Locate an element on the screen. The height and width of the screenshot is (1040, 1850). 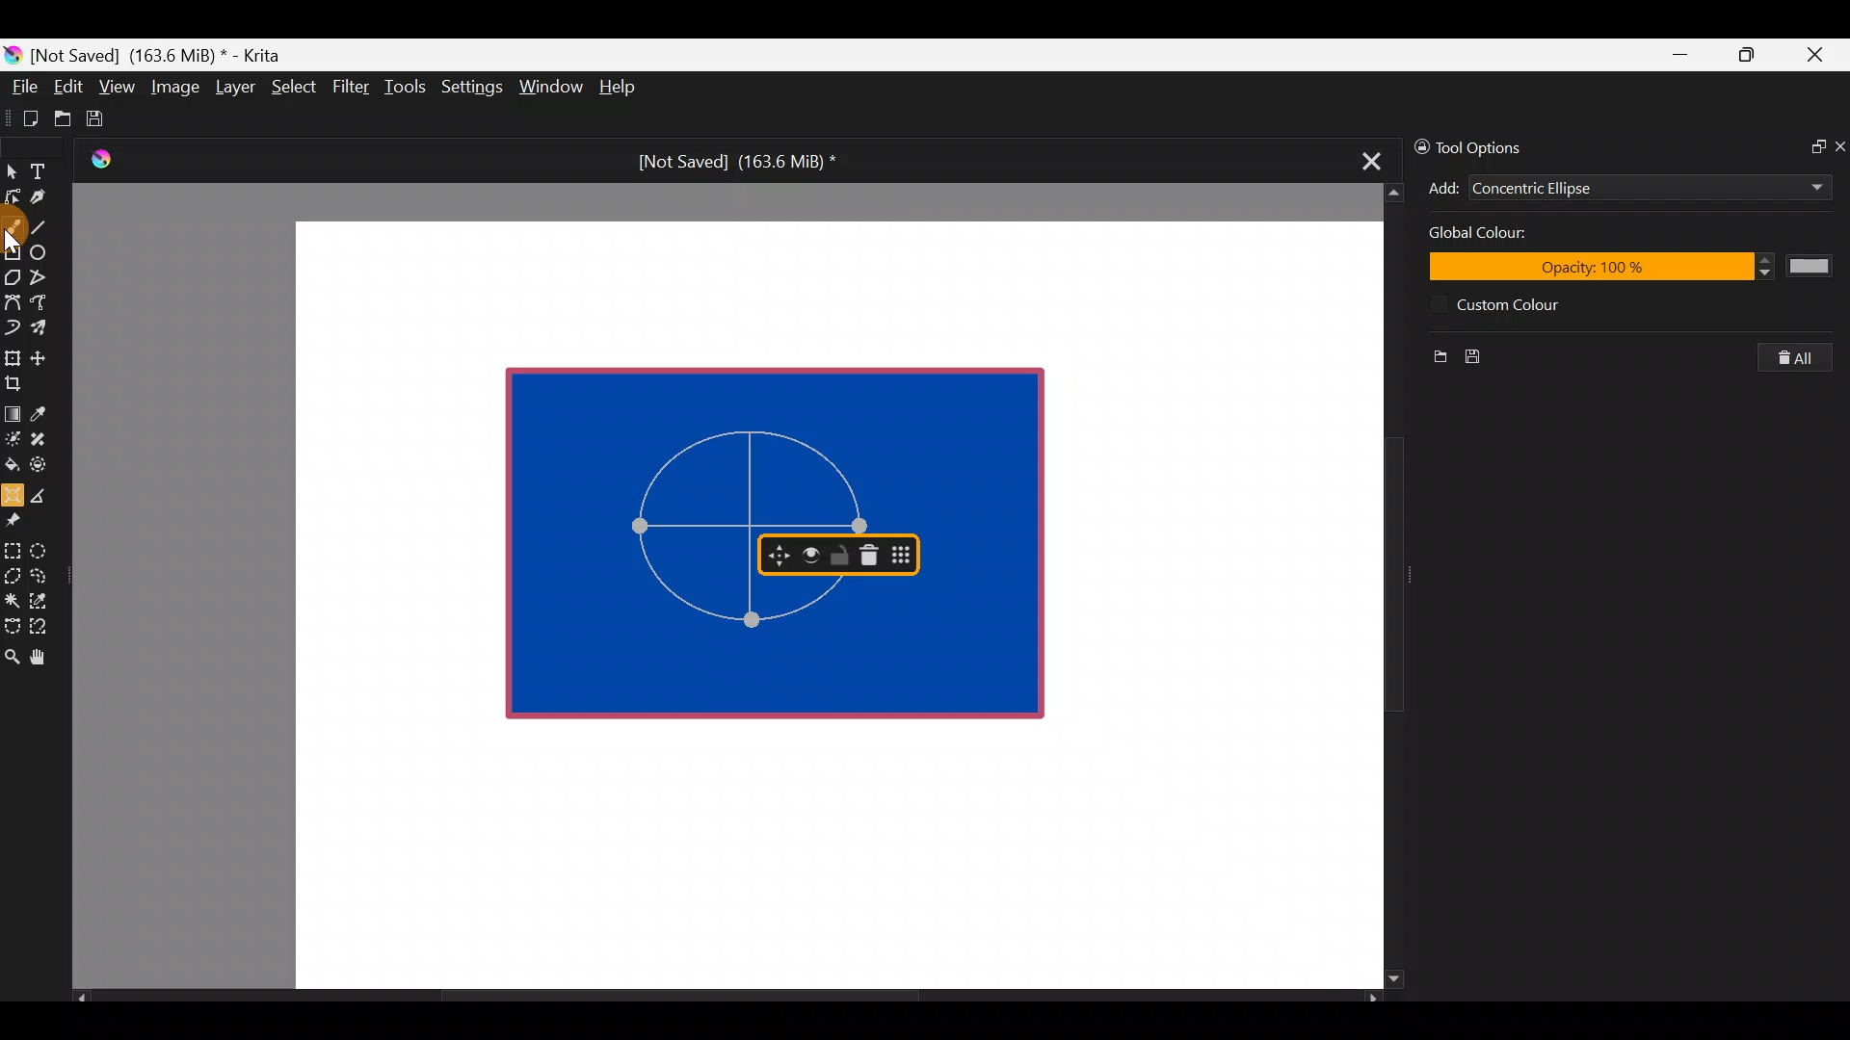
Similar color selection tool is located at coordinates (41, 599).